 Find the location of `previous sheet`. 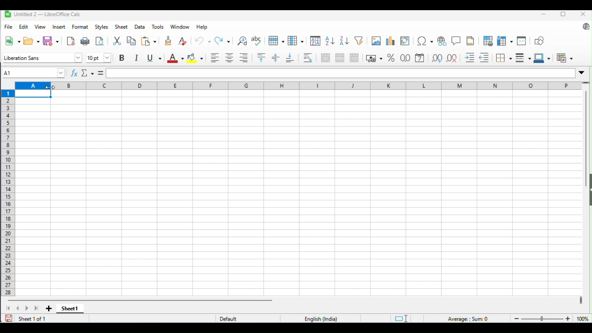

previous sheet is located at coordinates (18, 308).